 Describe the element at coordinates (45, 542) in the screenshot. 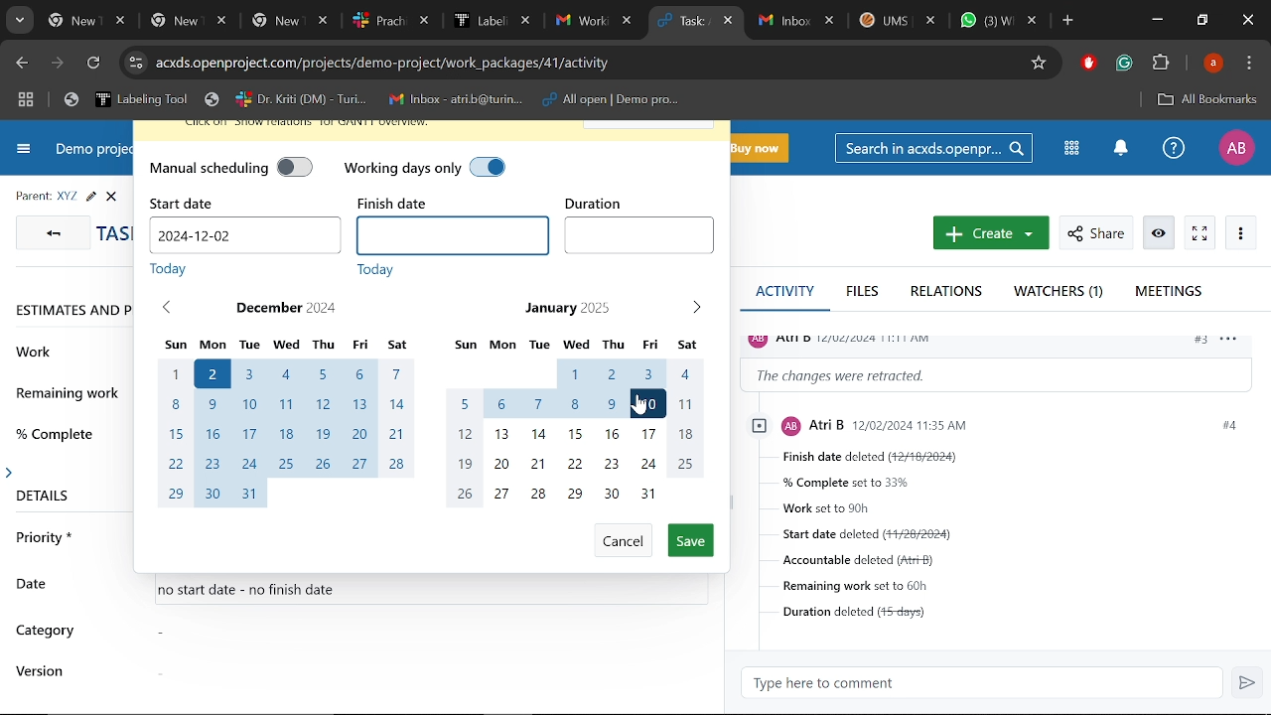

I see `priority` at that location.